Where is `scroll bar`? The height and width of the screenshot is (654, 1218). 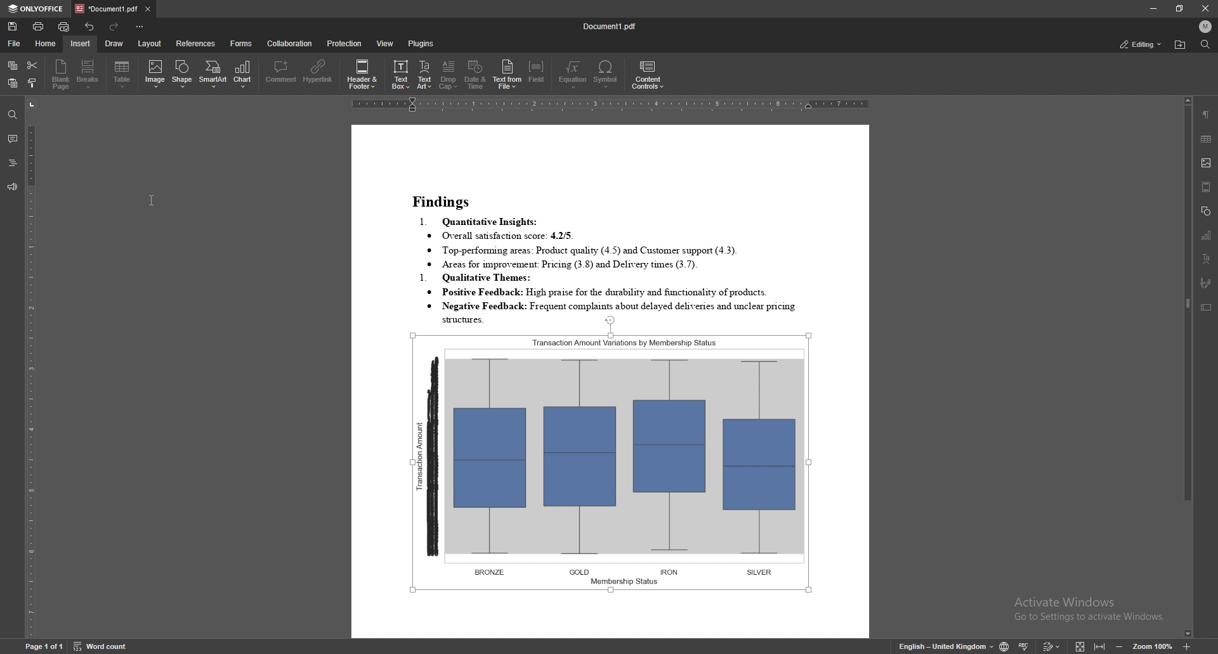
scroll bar is located at coordinates (1186, 367).